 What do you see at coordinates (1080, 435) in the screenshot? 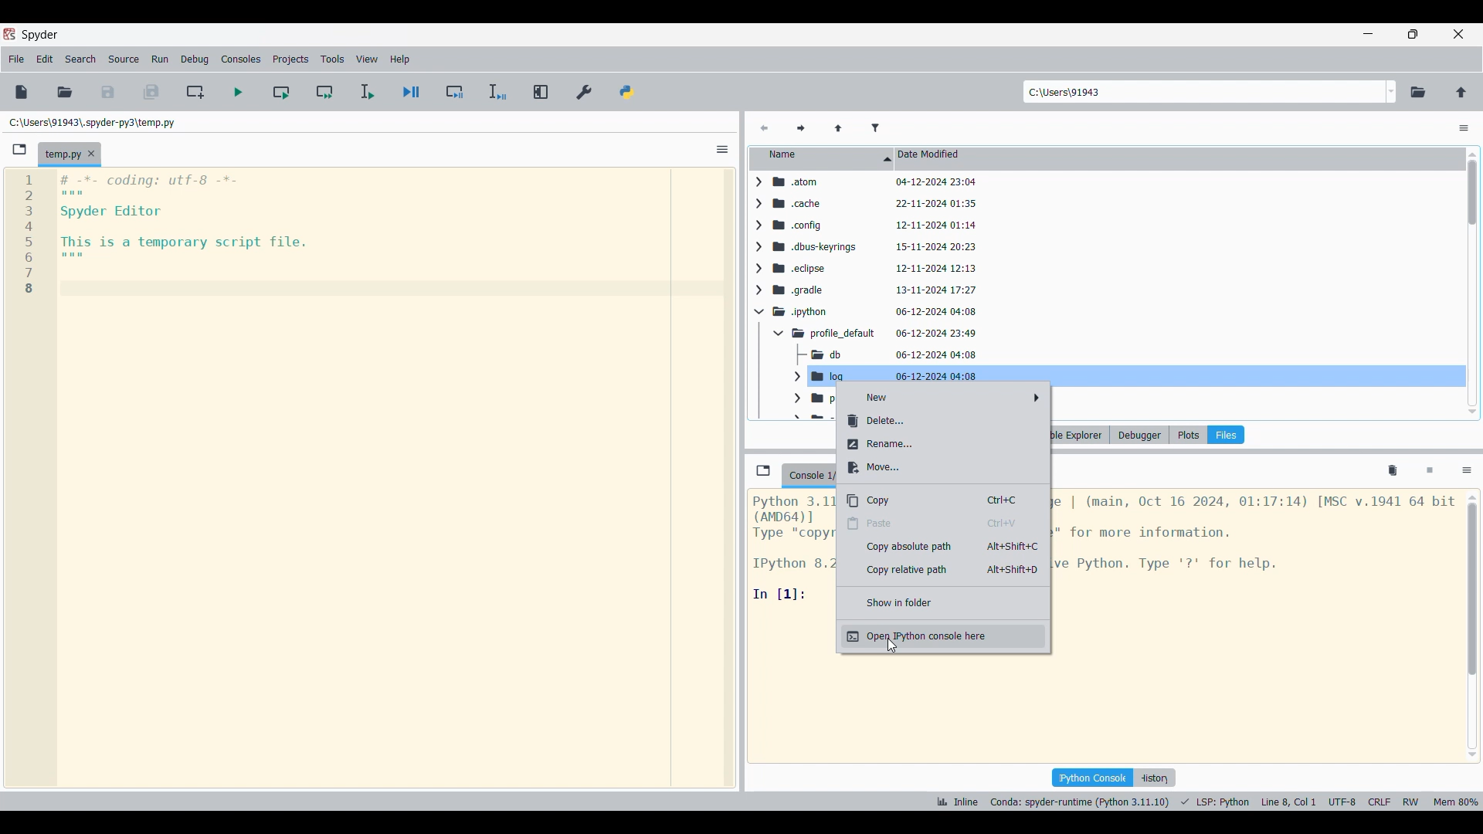
I see `Variable explorer` at bounding box center [1080, 435].